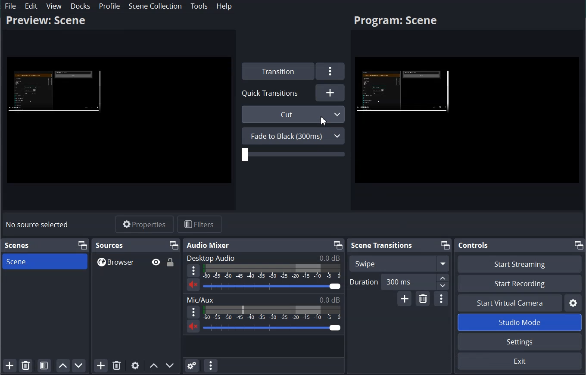 The height and width of the screenshot is (375, 586). Describe the element at coordinates (79, 366) in the screenshot. I see `Move Scene down` at that location.